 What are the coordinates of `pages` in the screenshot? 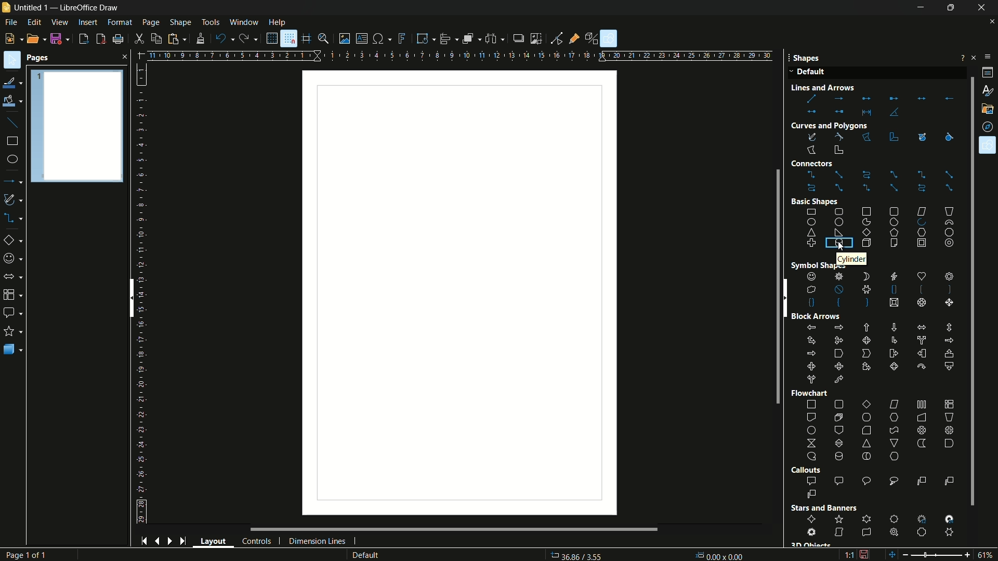 It's located at (38, 58).